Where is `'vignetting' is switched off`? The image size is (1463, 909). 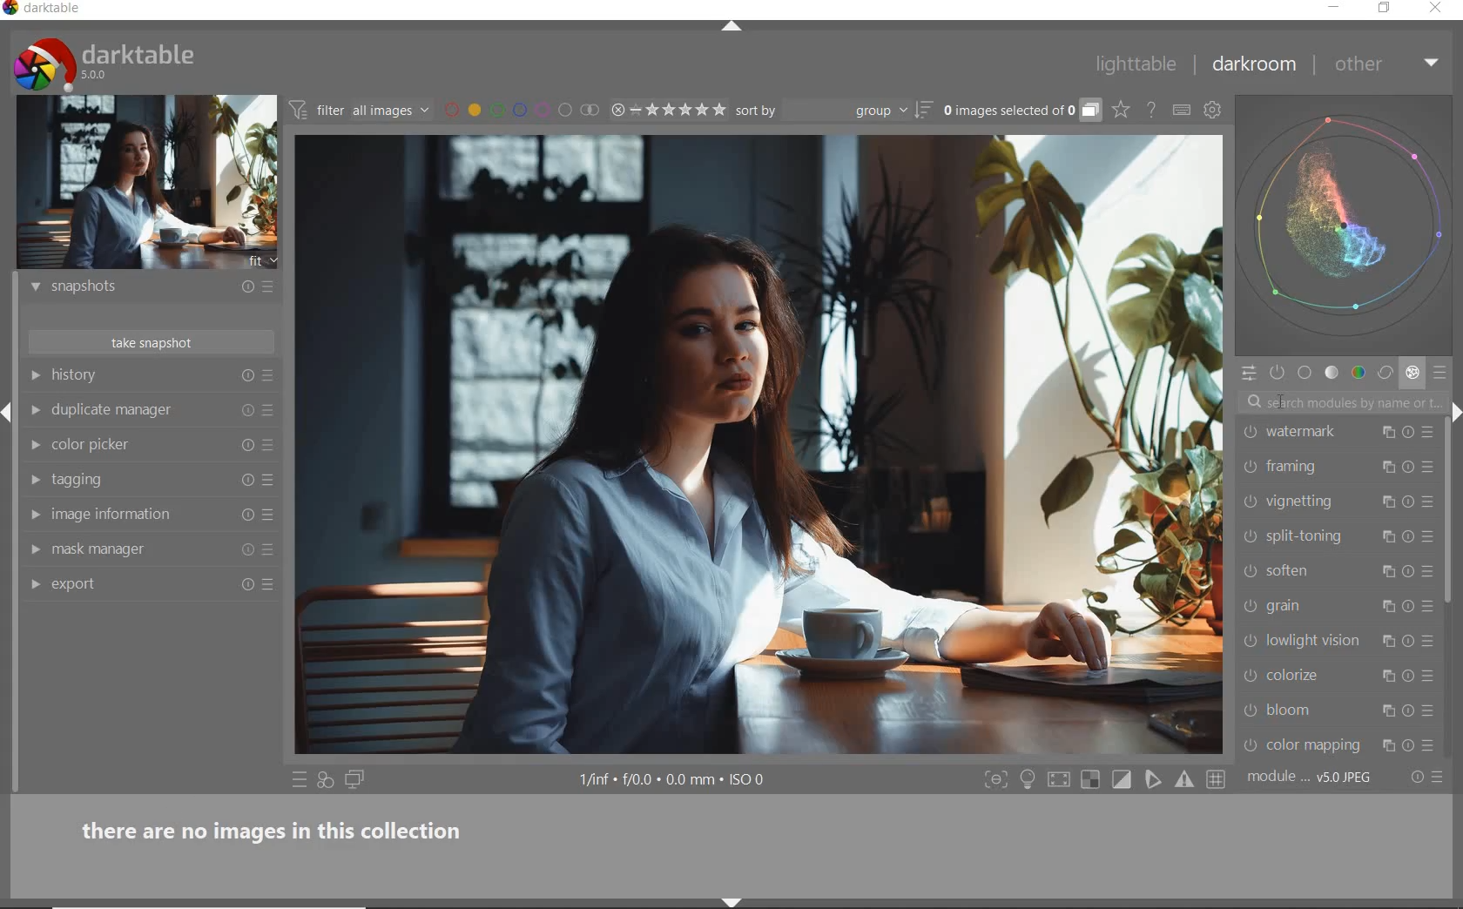 'vignetting' is switched off is located at coordinates (1250, 501).